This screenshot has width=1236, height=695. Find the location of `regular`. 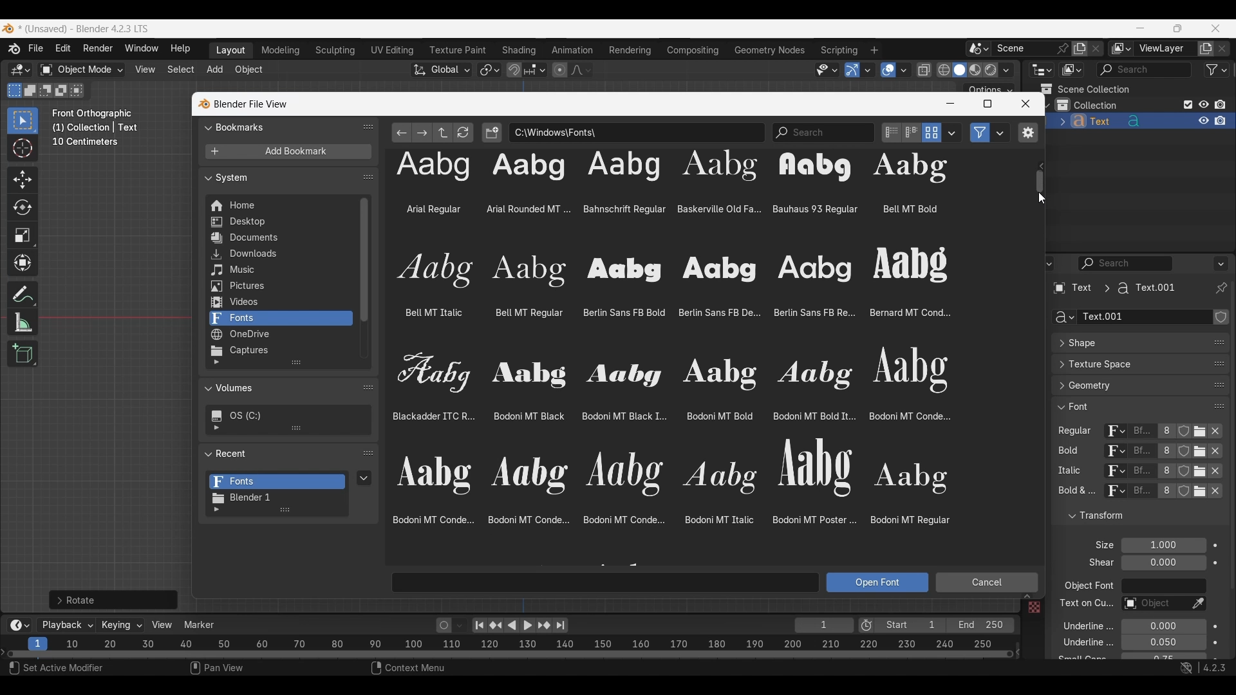

regular is located at coordinates (1078, 432).